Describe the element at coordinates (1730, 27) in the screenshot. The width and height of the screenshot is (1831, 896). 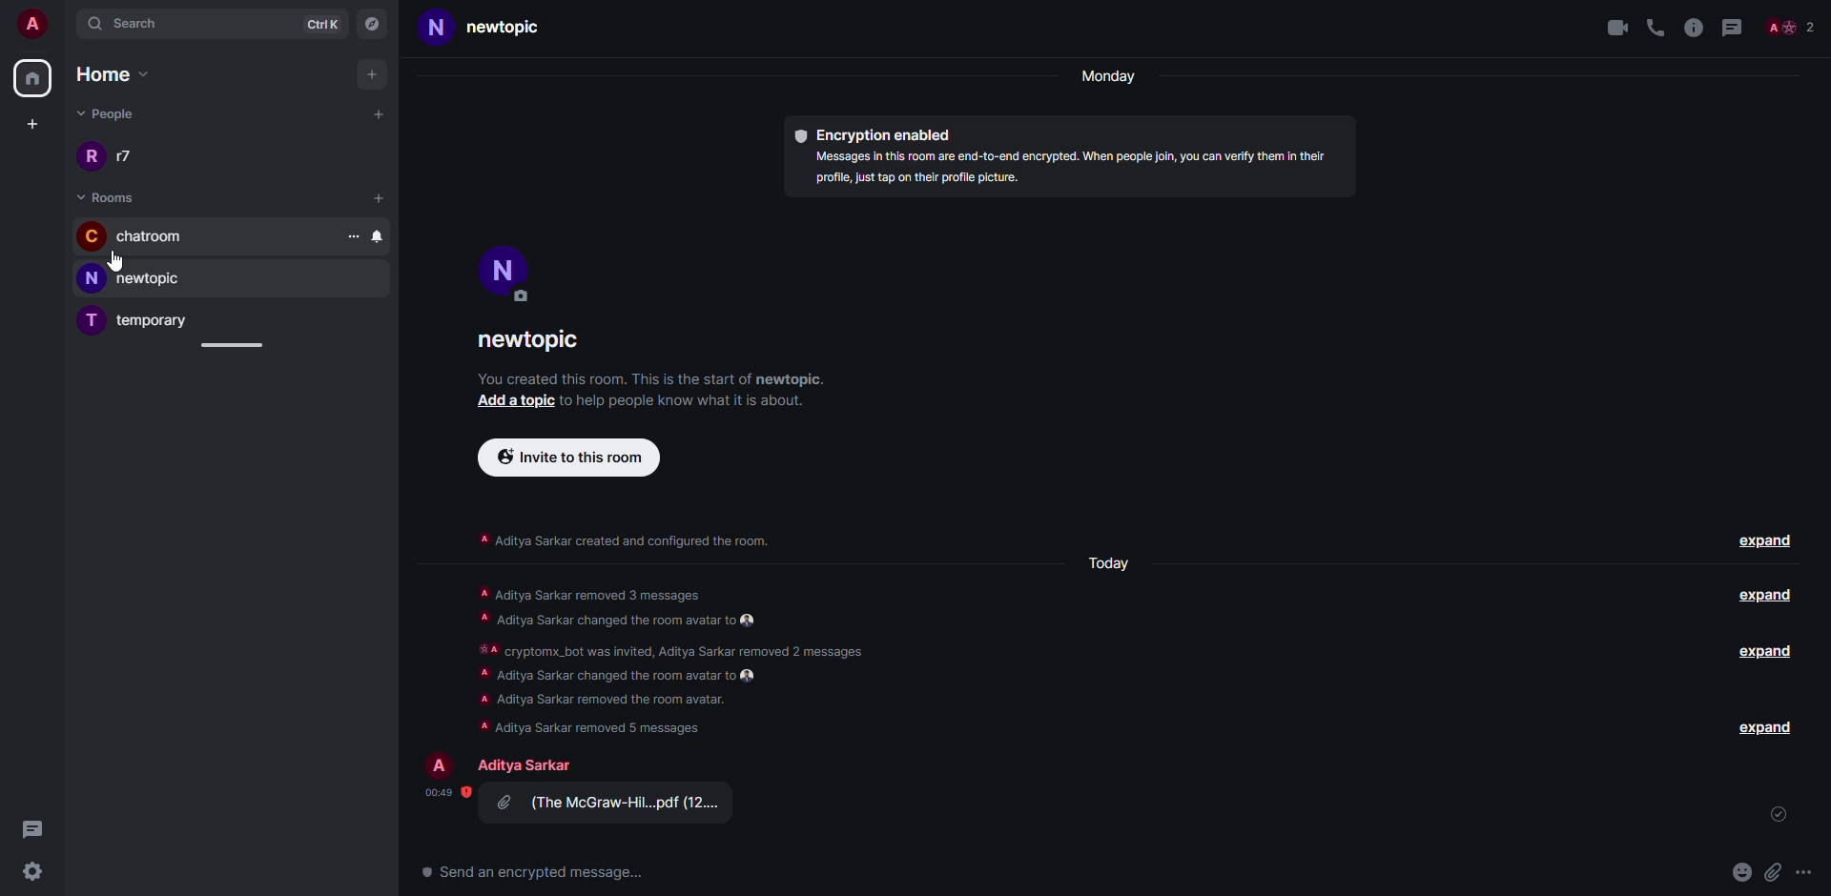
I see `threads` at that location.